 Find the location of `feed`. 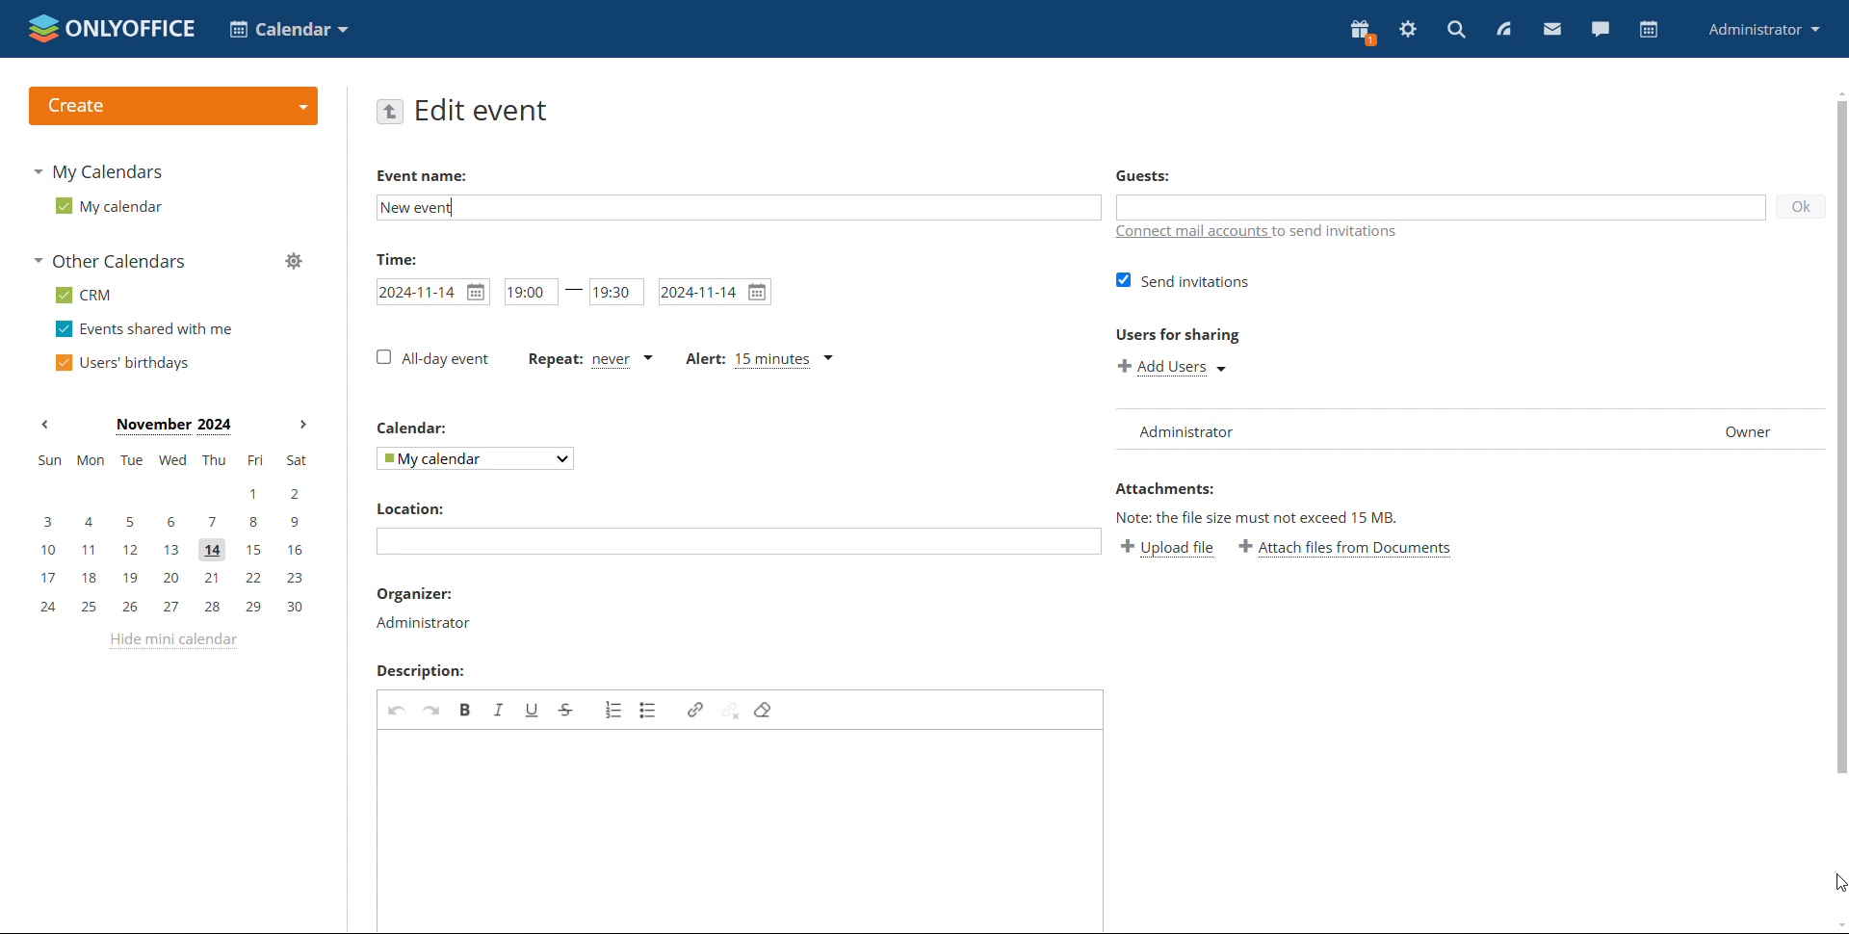

feed is located at coordinates (1502, 27).